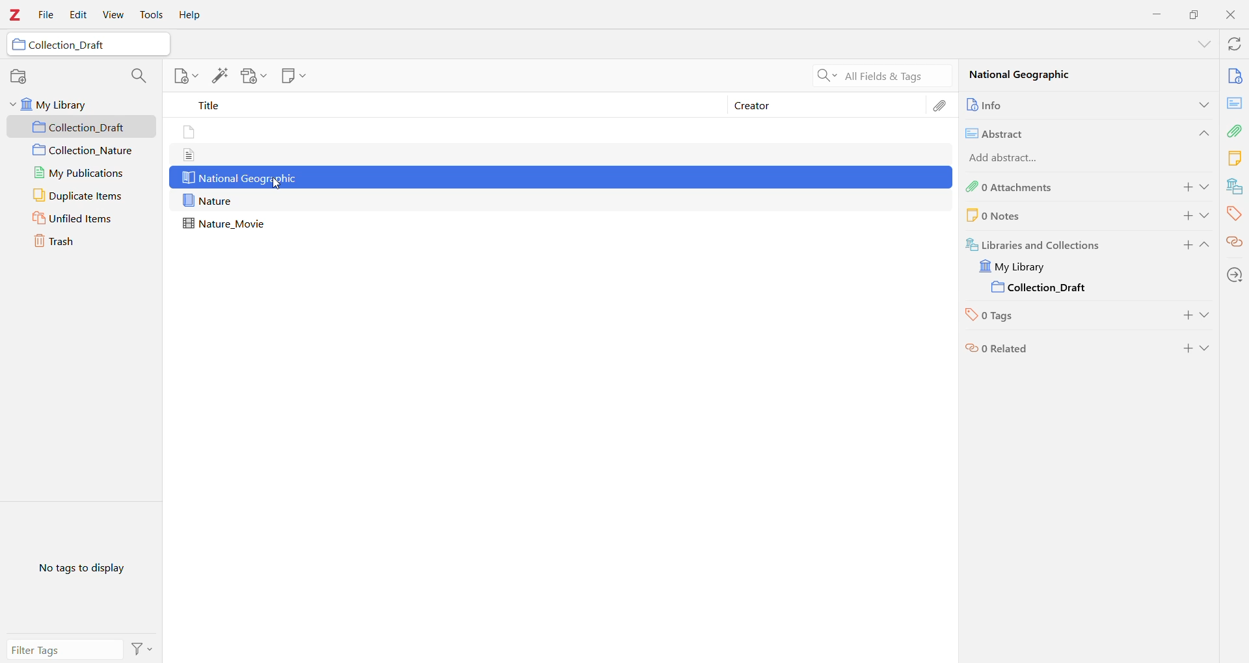 Image resolution: width=1249 pixels, height=663 pixels. Describe the element at coordinates (1158, 14) in the screenshot. I see `Minimize` at that location.